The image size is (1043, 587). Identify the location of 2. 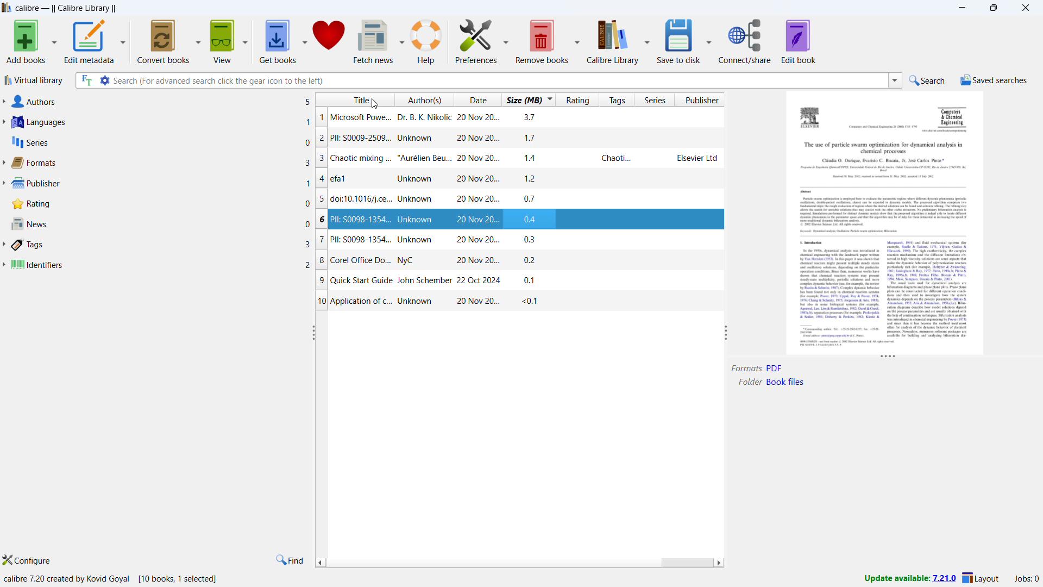
(322, 139).